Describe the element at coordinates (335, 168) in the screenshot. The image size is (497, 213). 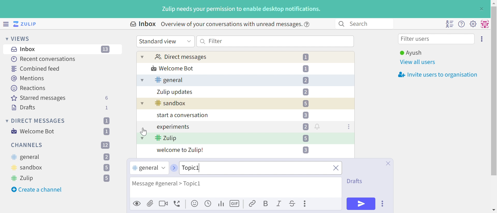
I see `close` at that location.